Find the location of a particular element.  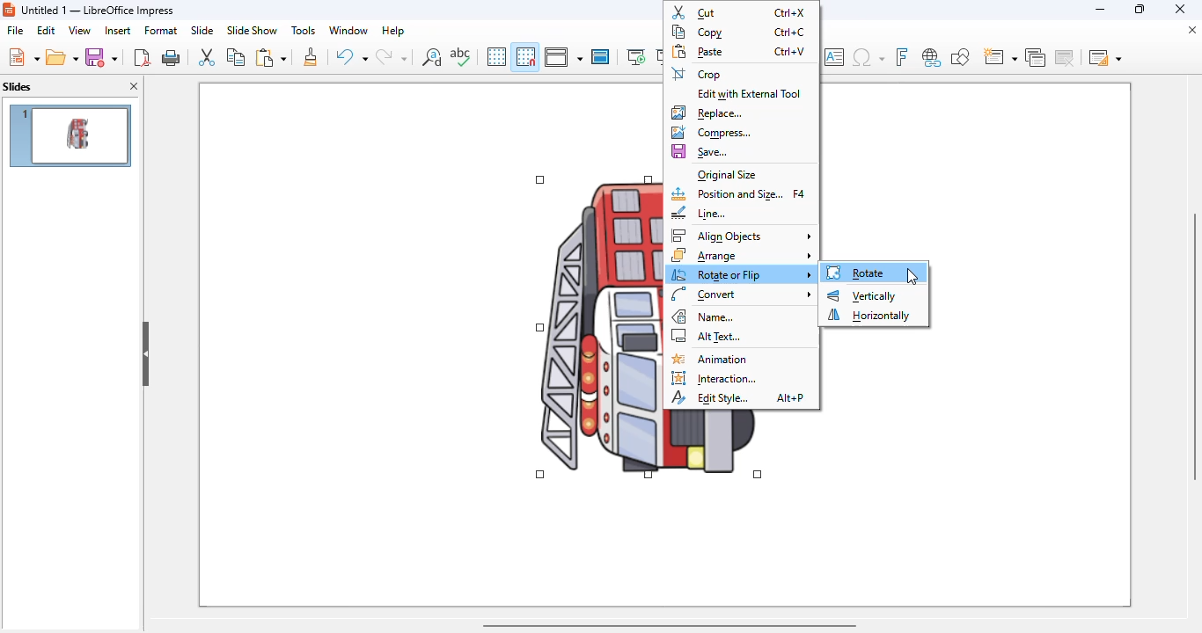

edit style is located at coordinates (738, 398).